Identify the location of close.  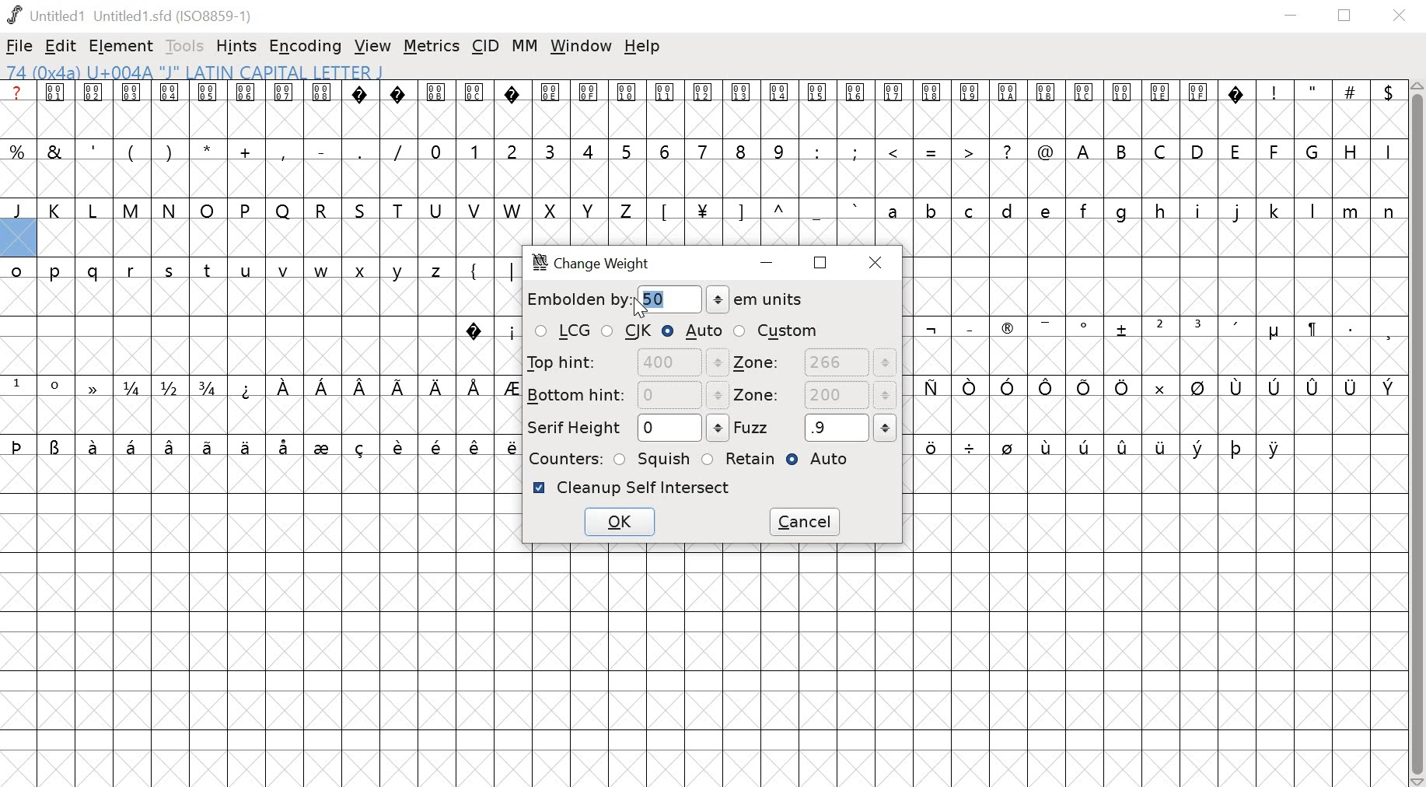
(879, 262).